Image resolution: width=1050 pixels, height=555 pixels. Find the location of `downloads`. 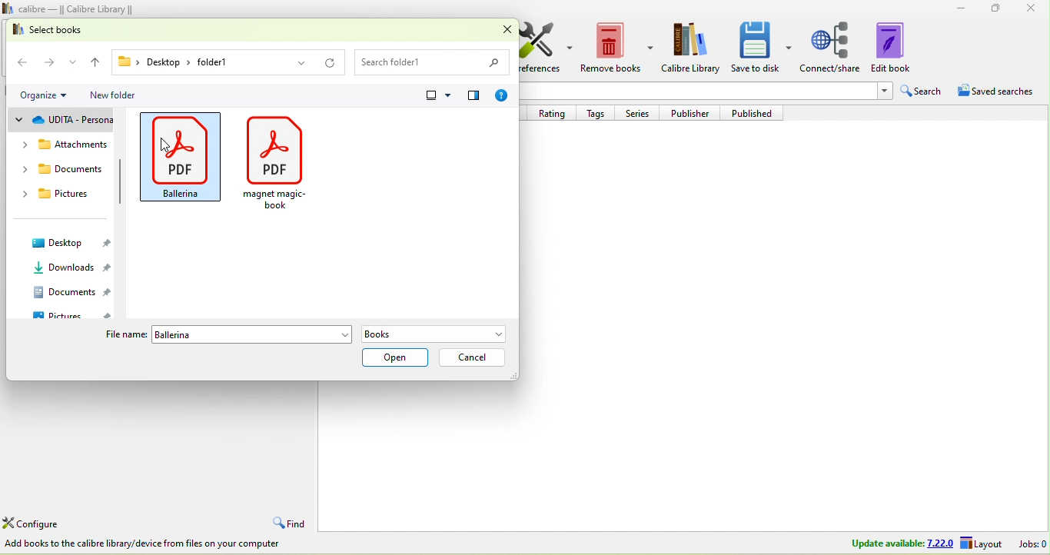

downloads is located at coordinates (65, 268).